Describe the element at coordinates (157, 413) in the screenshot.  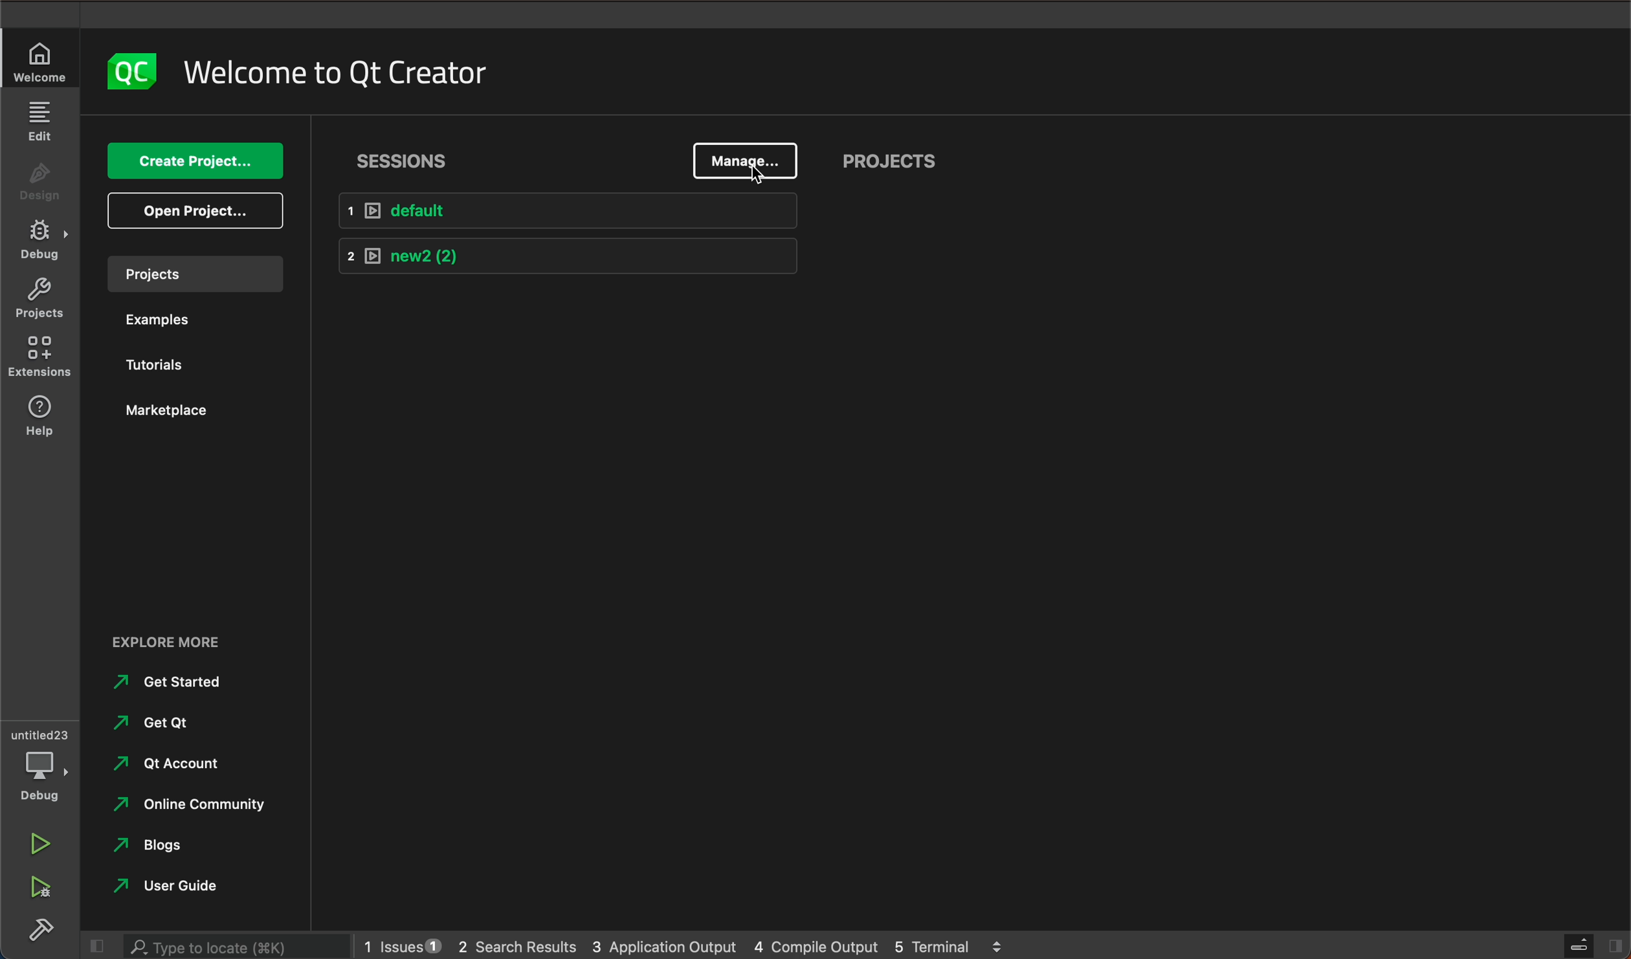
I see `marketplace` at that location.